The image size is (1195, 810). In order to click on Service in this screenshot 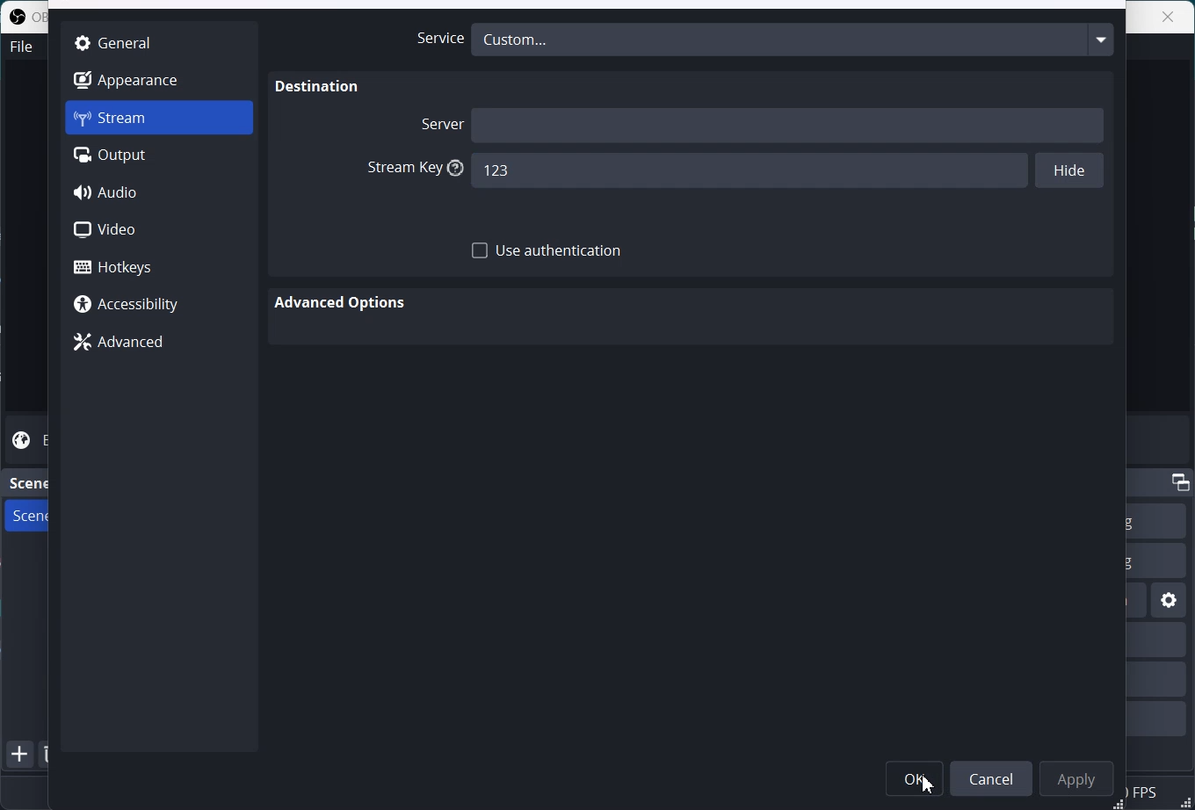, I will do `click(435, 39)`.